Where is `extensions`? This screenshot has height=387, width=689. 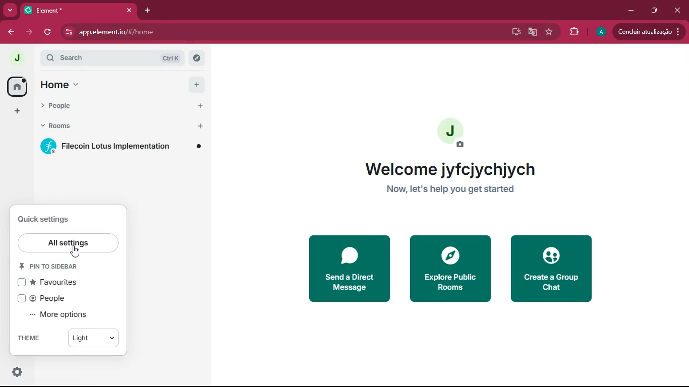
extensions is located at coordinates (574, 32).